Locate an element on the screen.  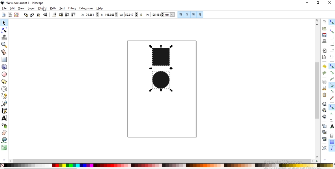
save document is located at coordinates (324, 35).